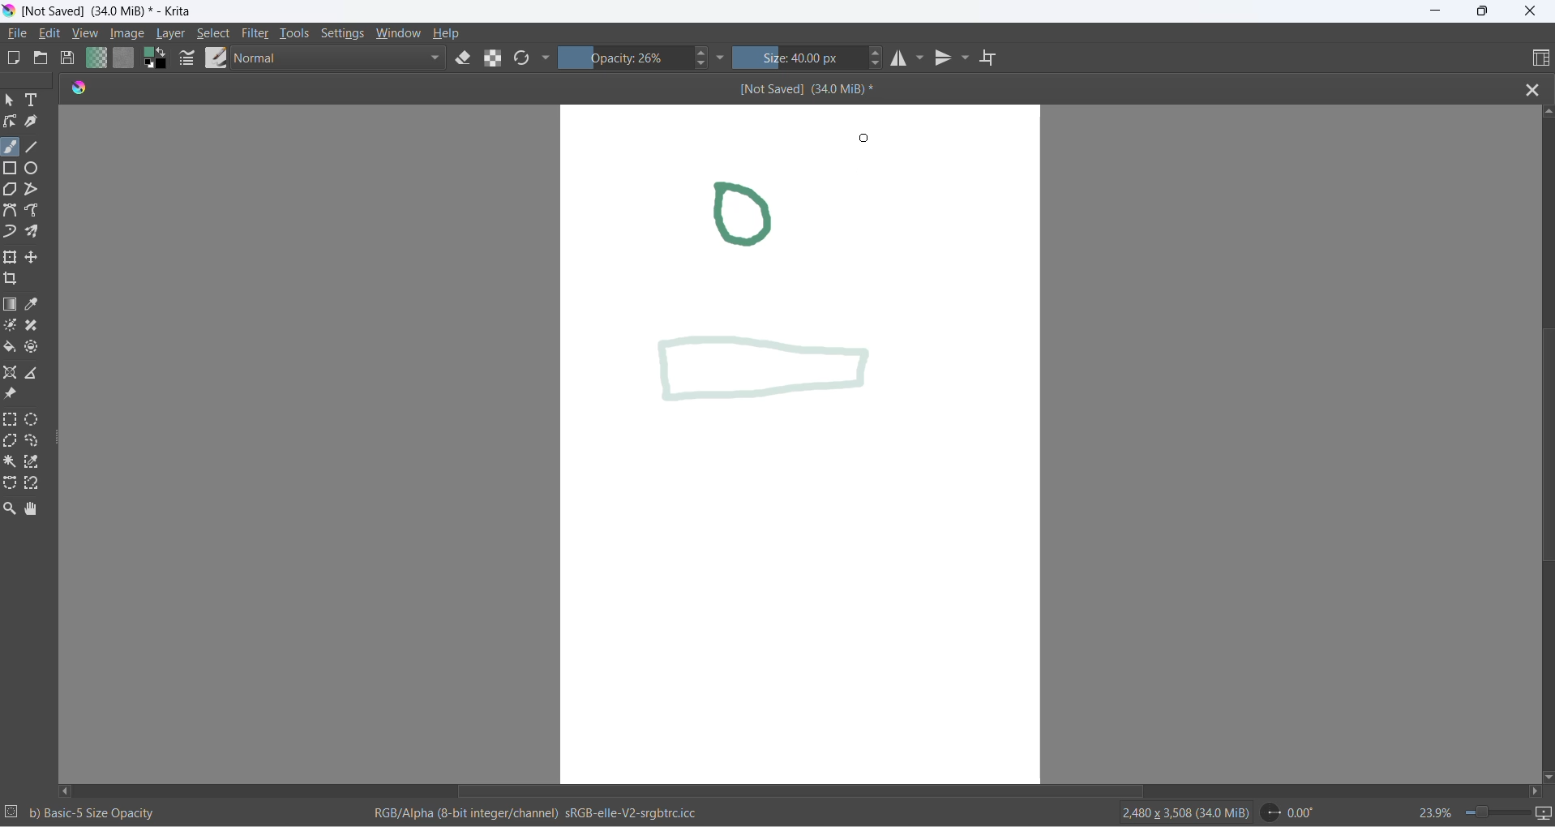 The width and height of the screenshot is (1555, 827). What do you see at coordinates (35, 484) in the screenshot?
I see `magnetic curve selection tool` at bounding box center [35, 484].